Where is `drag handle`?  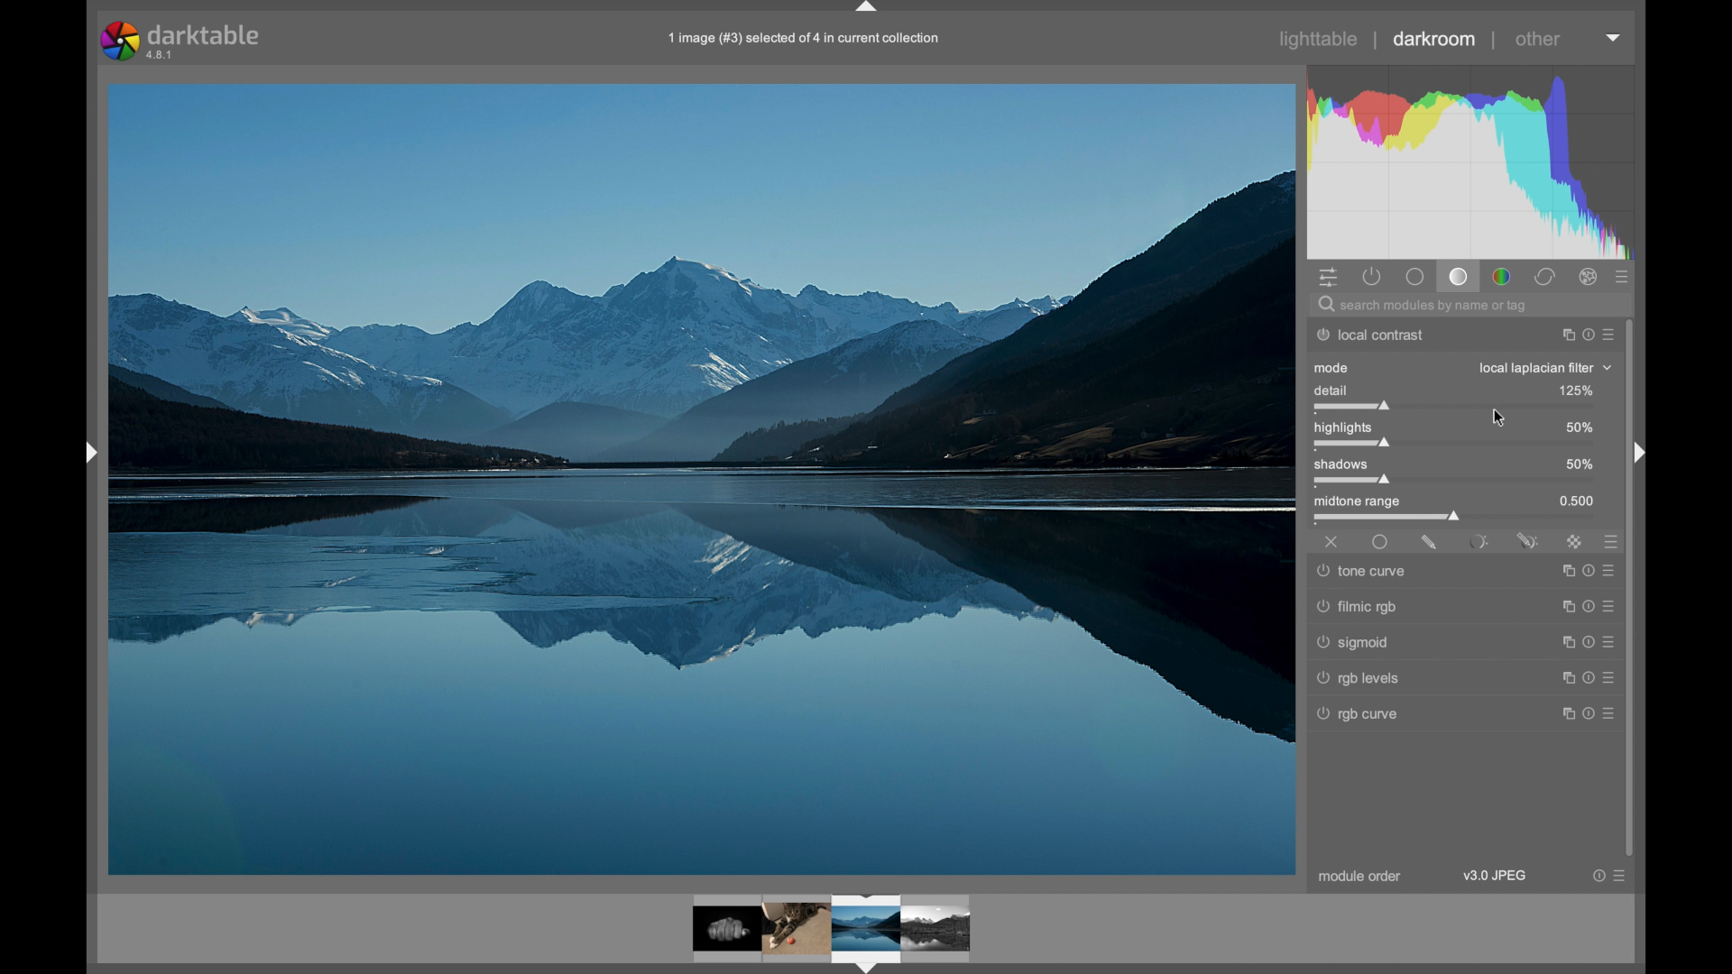 drag handle is located at coordinates (1644, 455).